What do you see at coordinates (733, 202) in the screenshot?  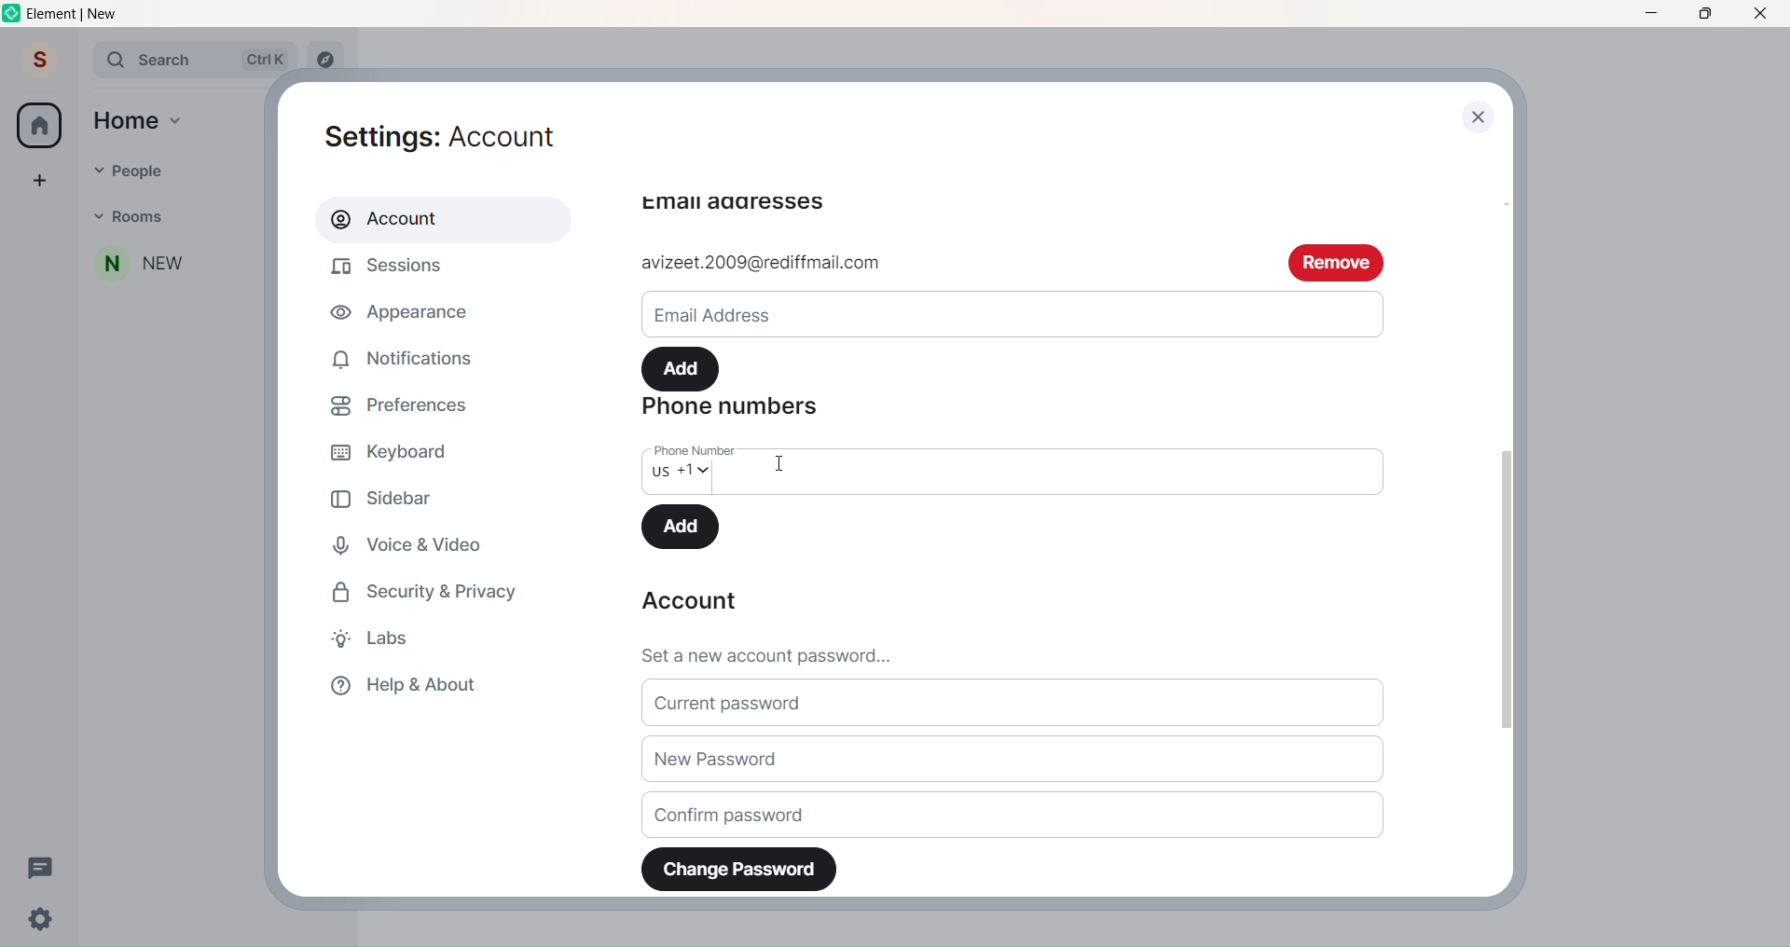 I see `email adressess` at bounding box center [733, 202].